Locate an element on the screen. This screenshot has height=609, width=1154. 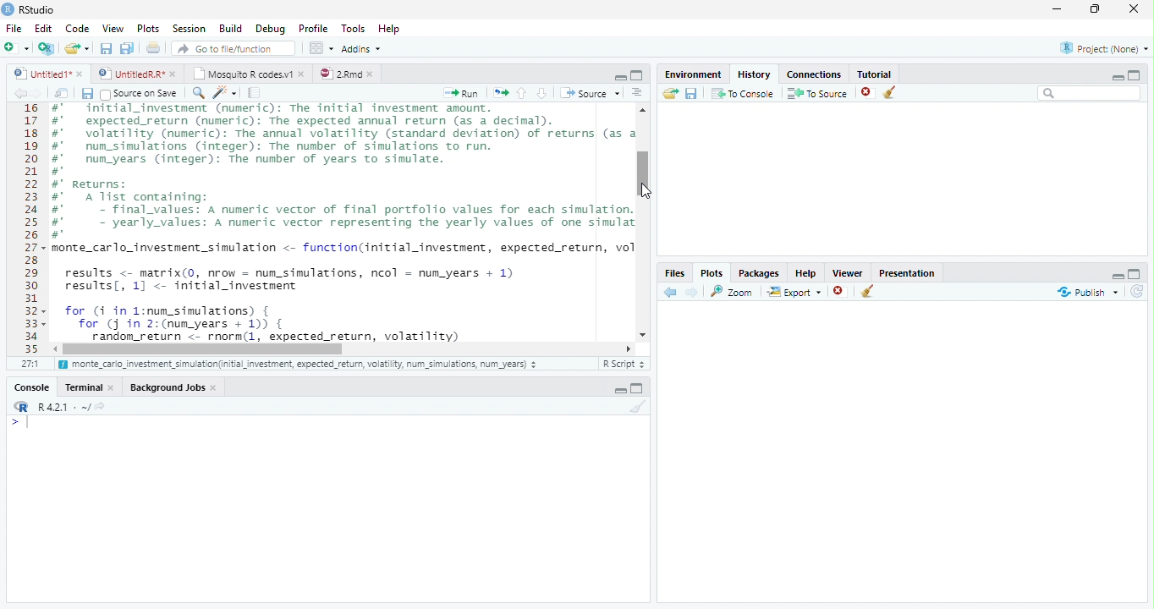
Plots is located at coordinates (147, 29).